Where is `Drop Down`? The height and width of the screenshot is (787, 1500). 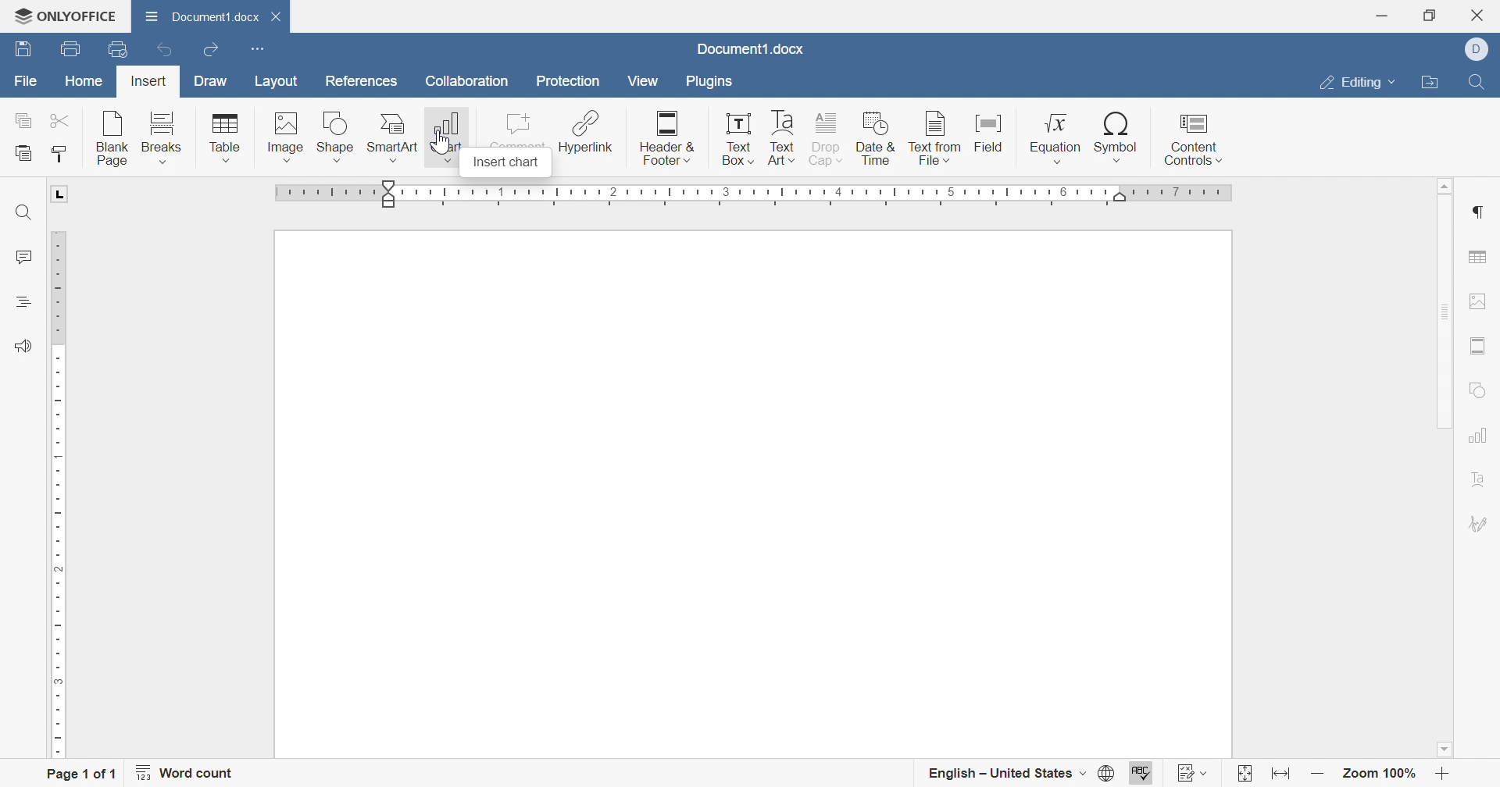 Drop Down is located at coordinates (1083, 773).